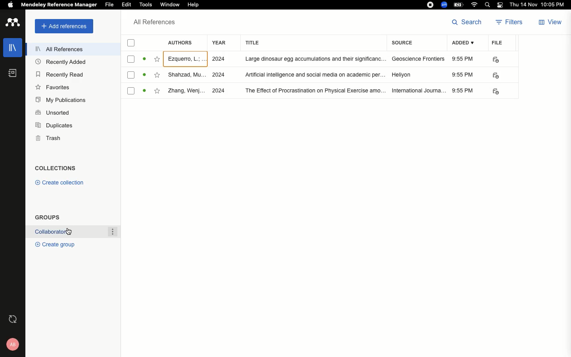 This screenshot has height=357, width=571. I want to click on Internet, so click(475, 5).